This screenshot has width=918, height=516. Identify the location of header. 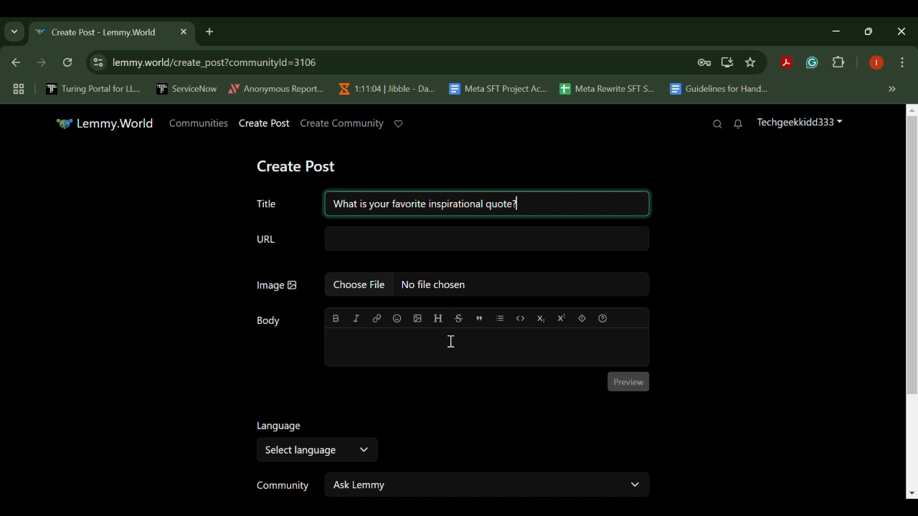
(437, 318).